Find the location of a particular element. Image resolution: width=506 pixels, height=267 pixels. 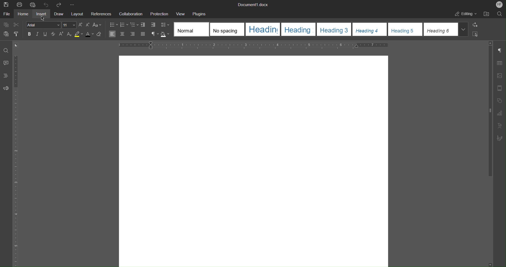

Horizontal Ruler is located at coordinates (18, 161).